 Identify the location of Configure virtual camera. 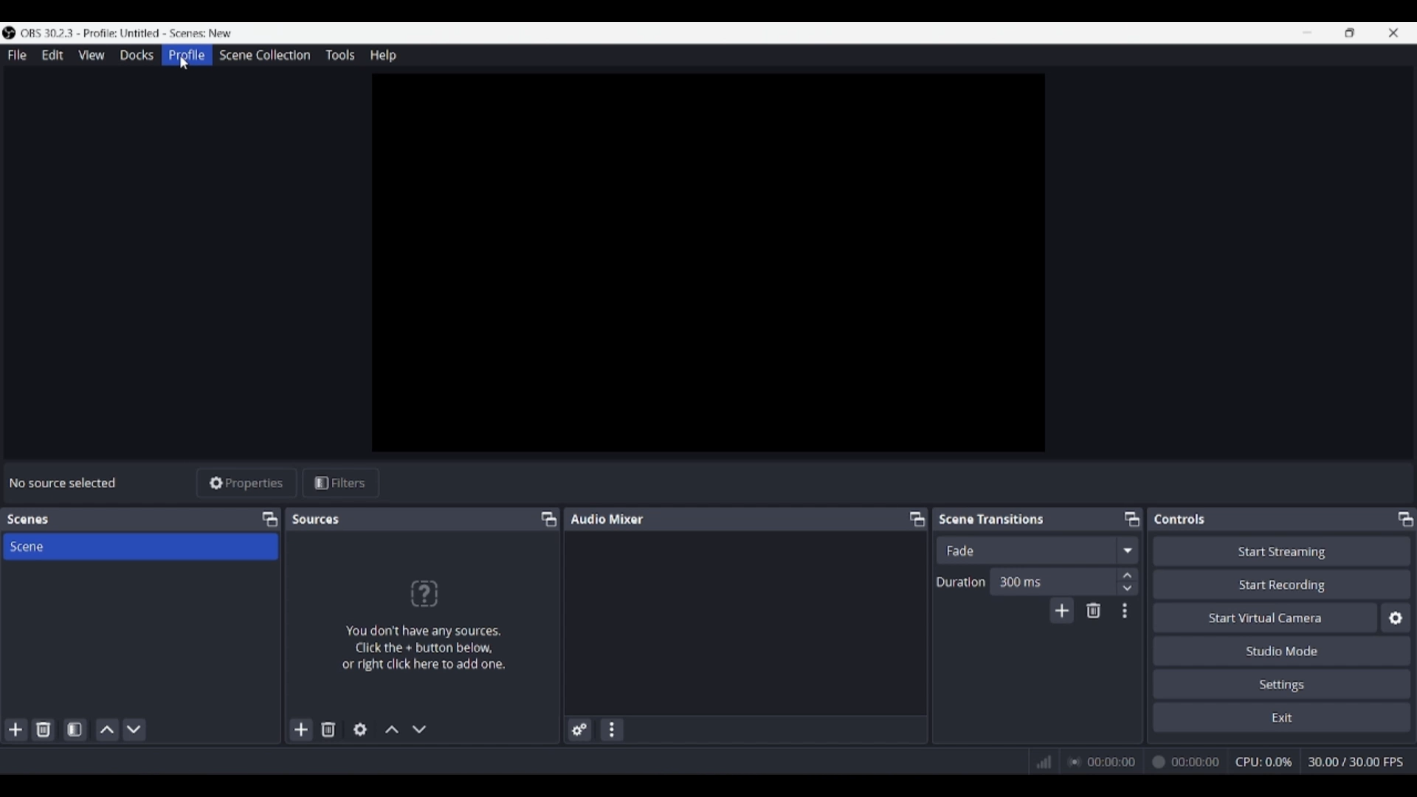
(1396, 618).